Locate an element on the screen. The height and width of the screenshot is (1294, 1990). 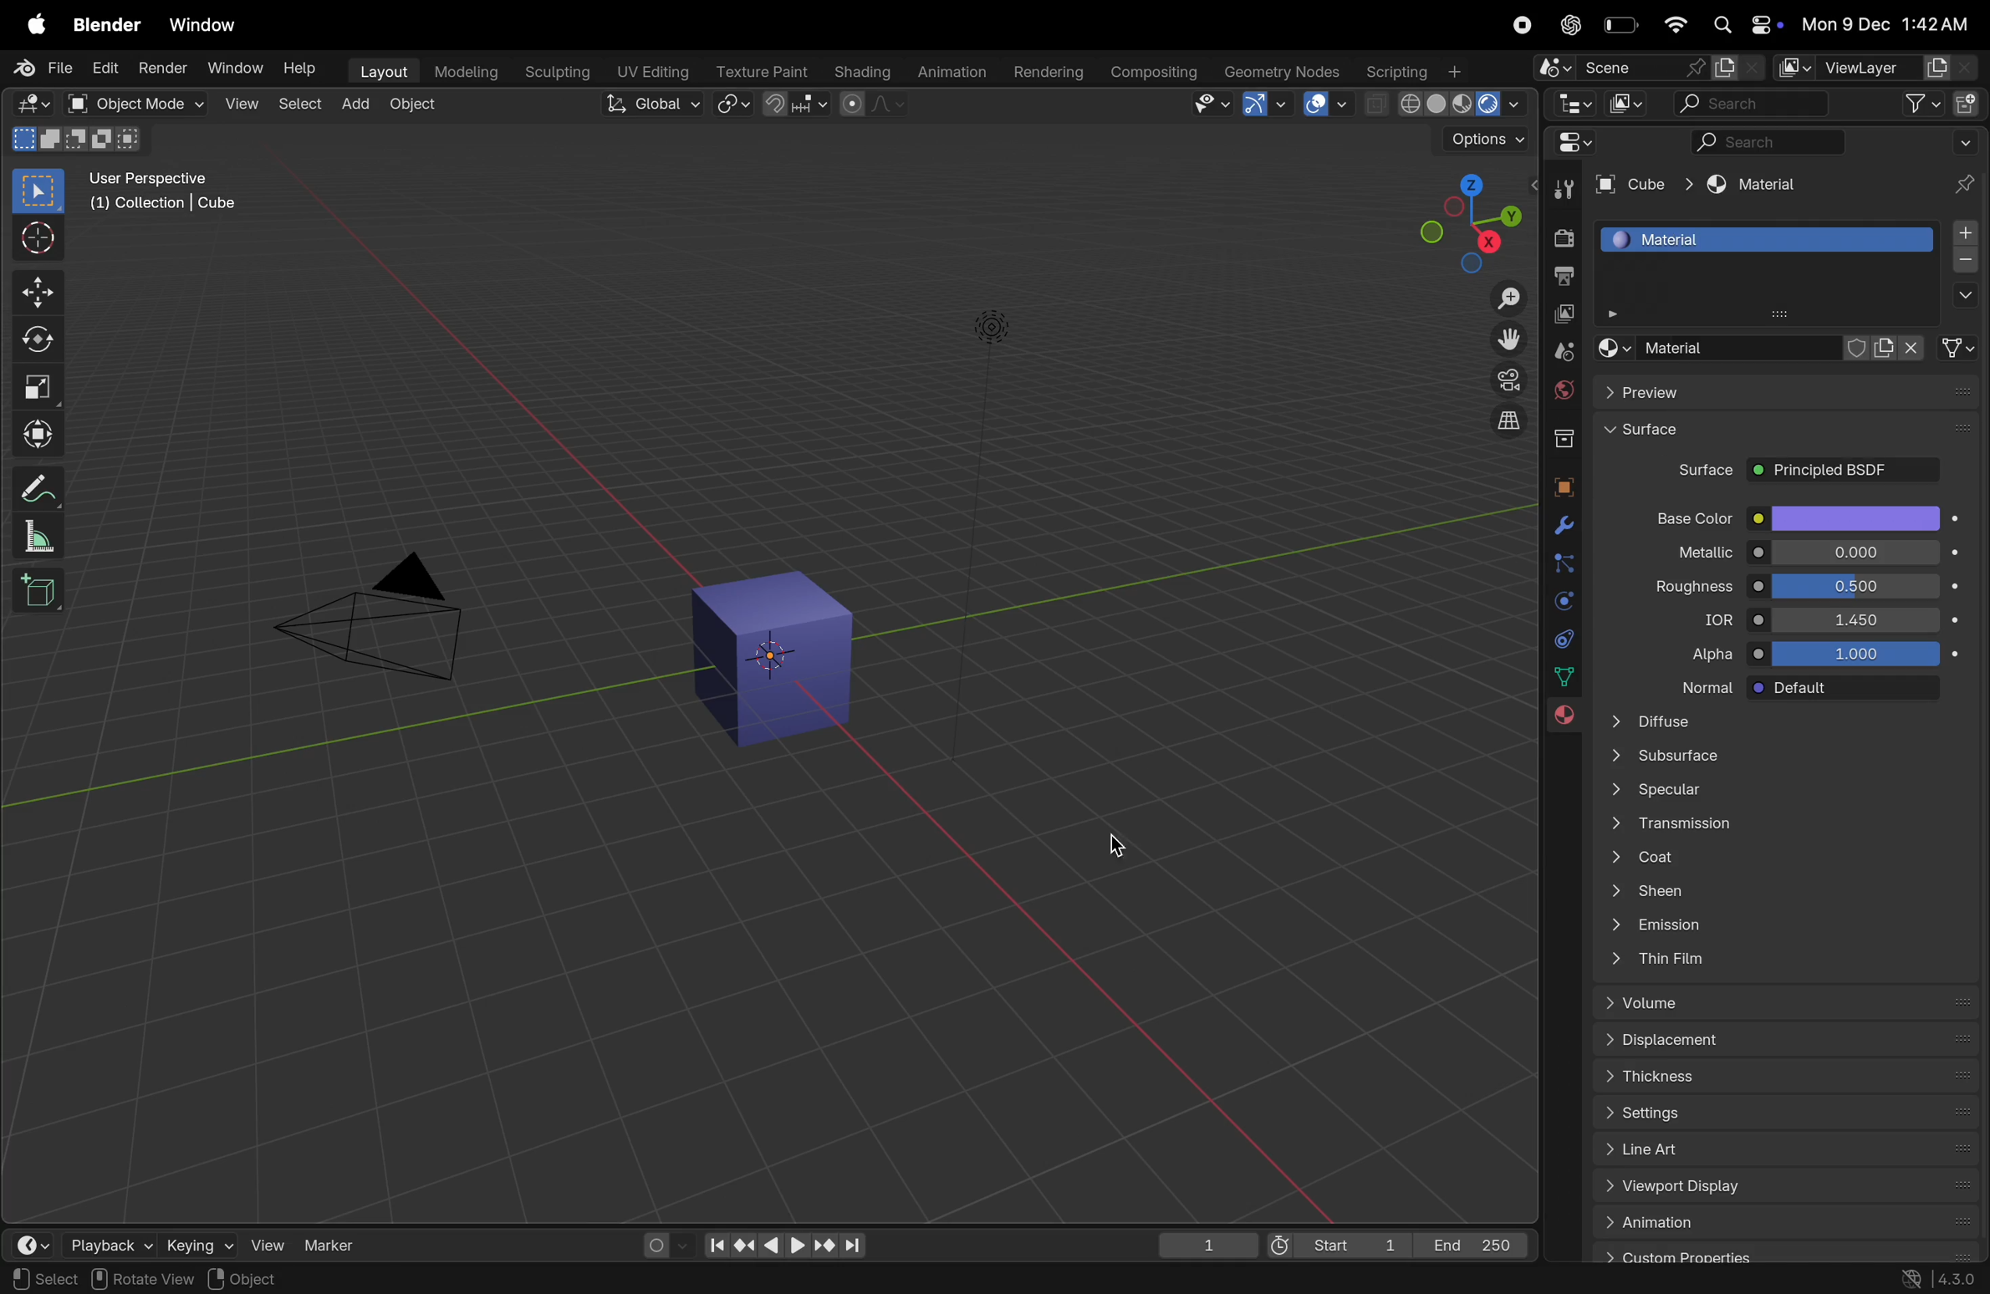
context menu is located at coordinates (359, 1278).